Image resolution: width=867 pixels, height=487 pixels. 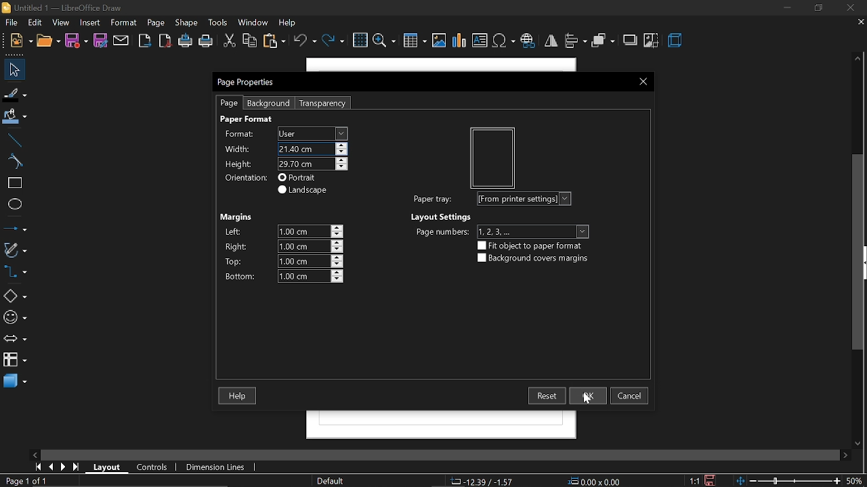 What do you see at coordinates (305, 41) in the screenshot?
I see `undo` at bounding box center [305, 41].